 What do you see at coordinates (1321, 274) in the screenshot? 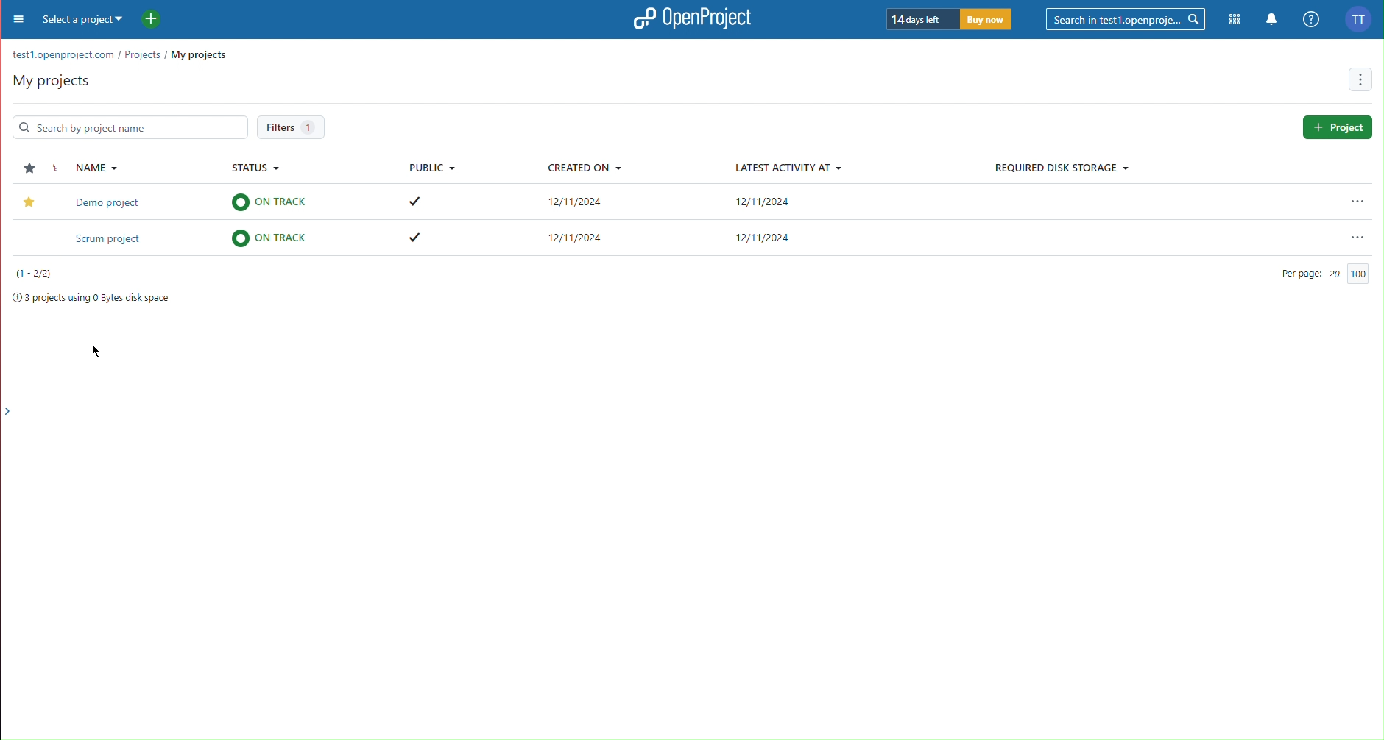
I see `Per Page` at bounding box center [1321, 274].